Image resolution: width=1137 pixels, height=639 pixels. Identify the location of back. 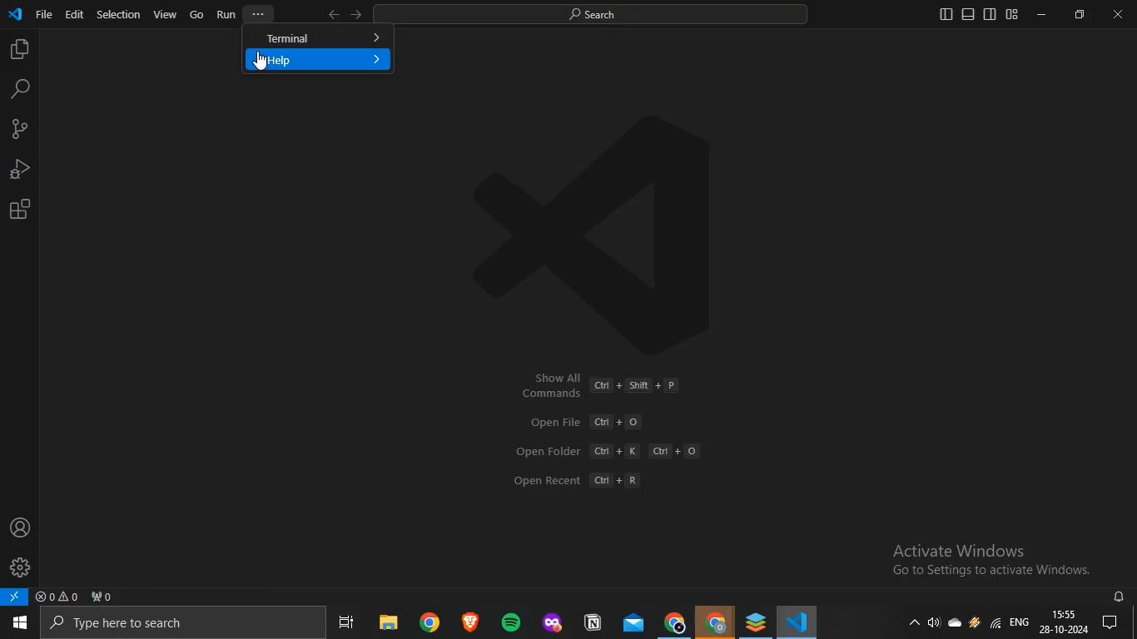
(332, 15).